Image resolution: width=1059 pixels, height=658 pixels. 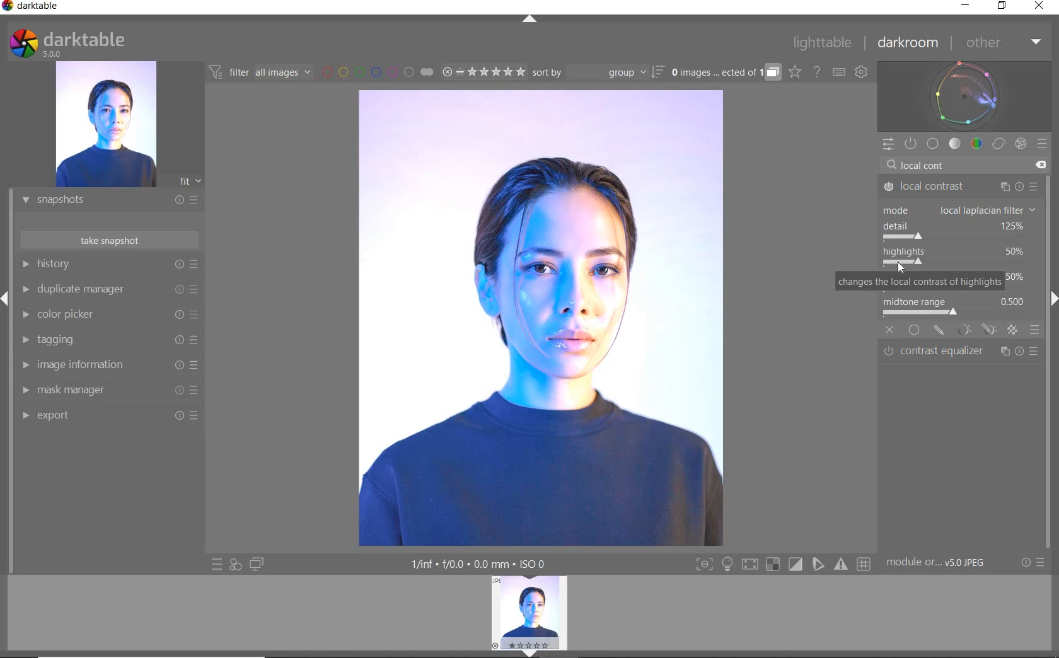 What do you see at coordinates (1002, 43) in the screenshot?
I see `OTHER` at bounding box center [1002, 43].